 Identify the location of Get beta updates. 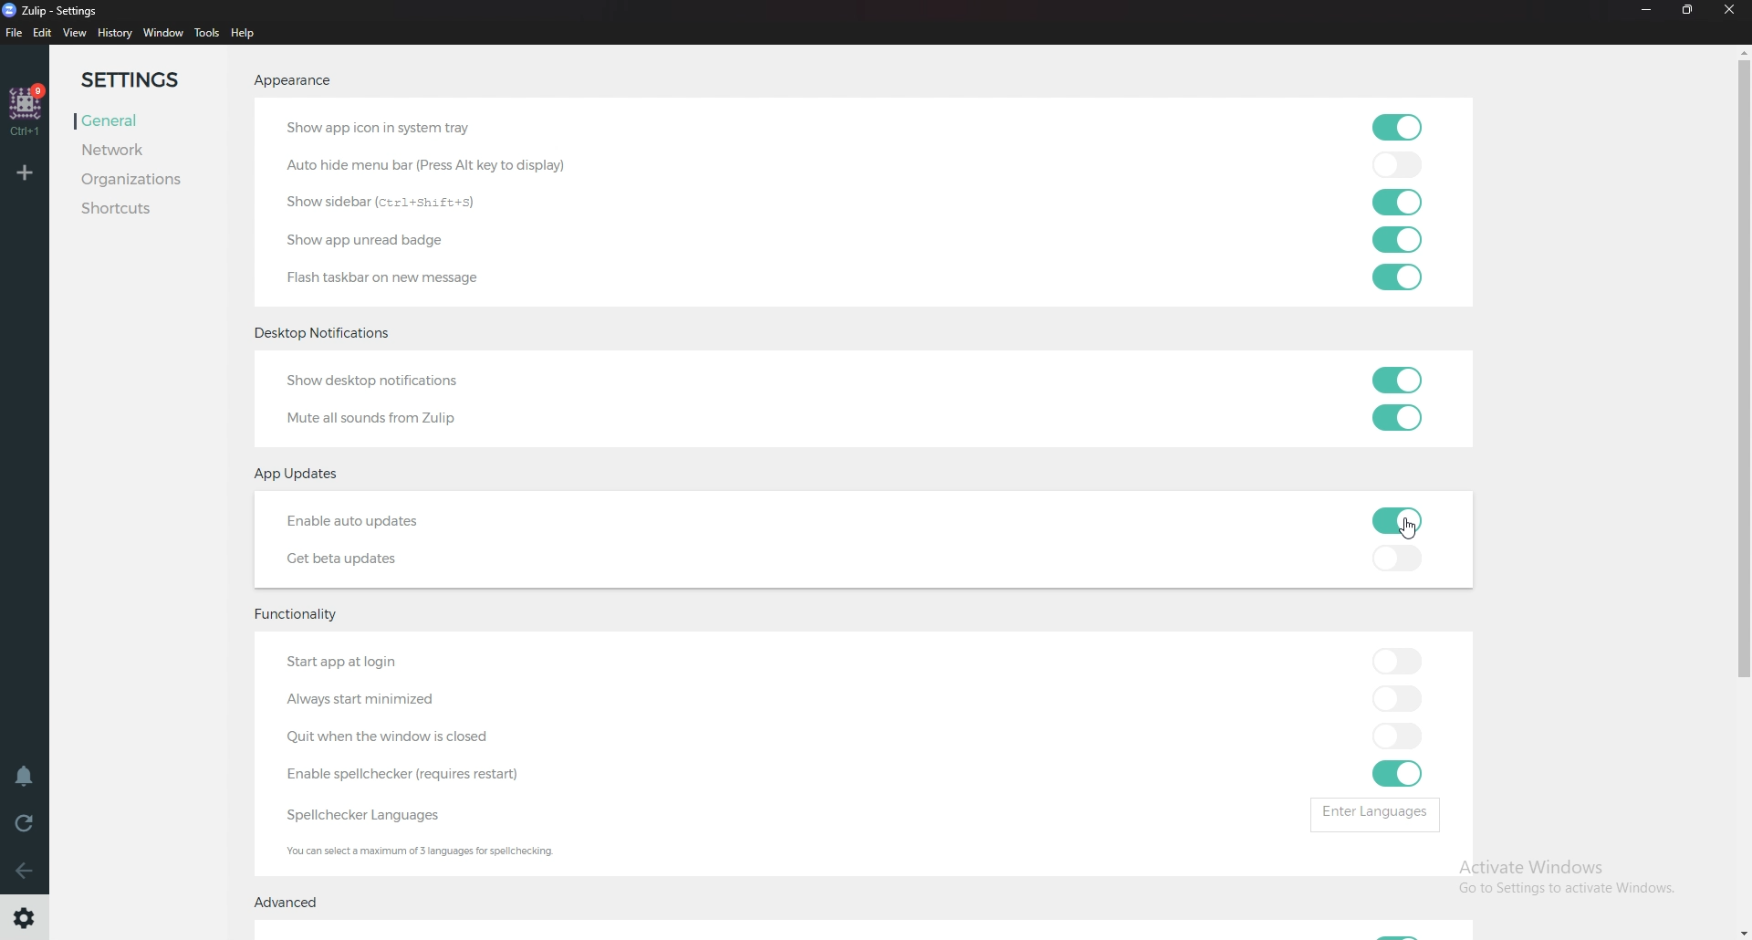
(354, 560).